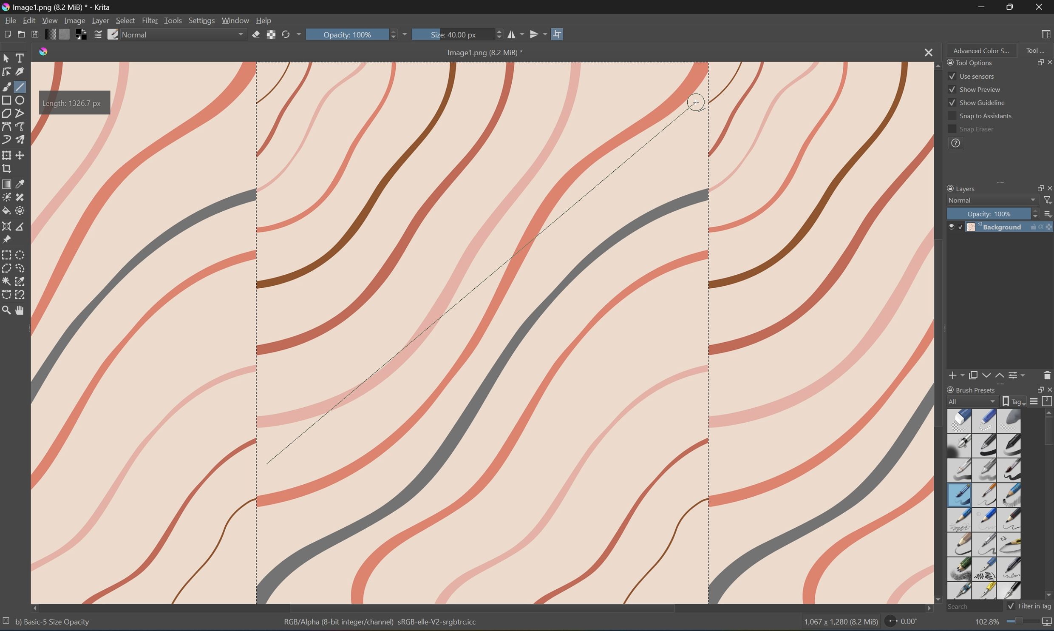 The height and width of the screenshot is (631, 1054). Describe the element at coordinates (515, 34) in the screenshot. I see `Horizontal mirror tool` at that location.